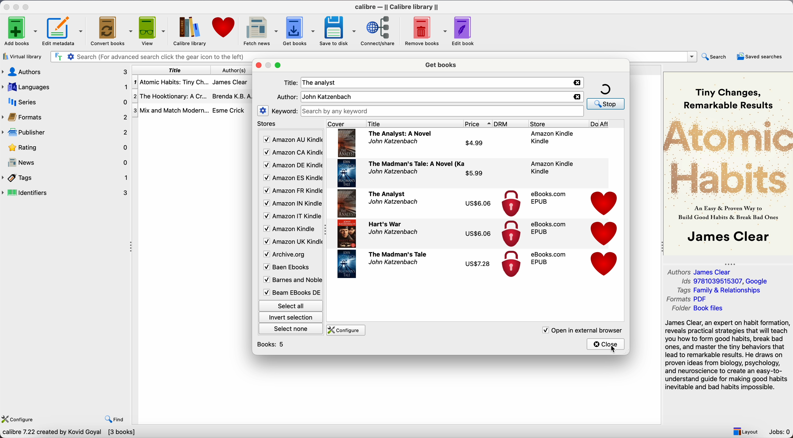 The width and height of the screenshot is (793, 438). I want to click on Title:, so click(292, 83).